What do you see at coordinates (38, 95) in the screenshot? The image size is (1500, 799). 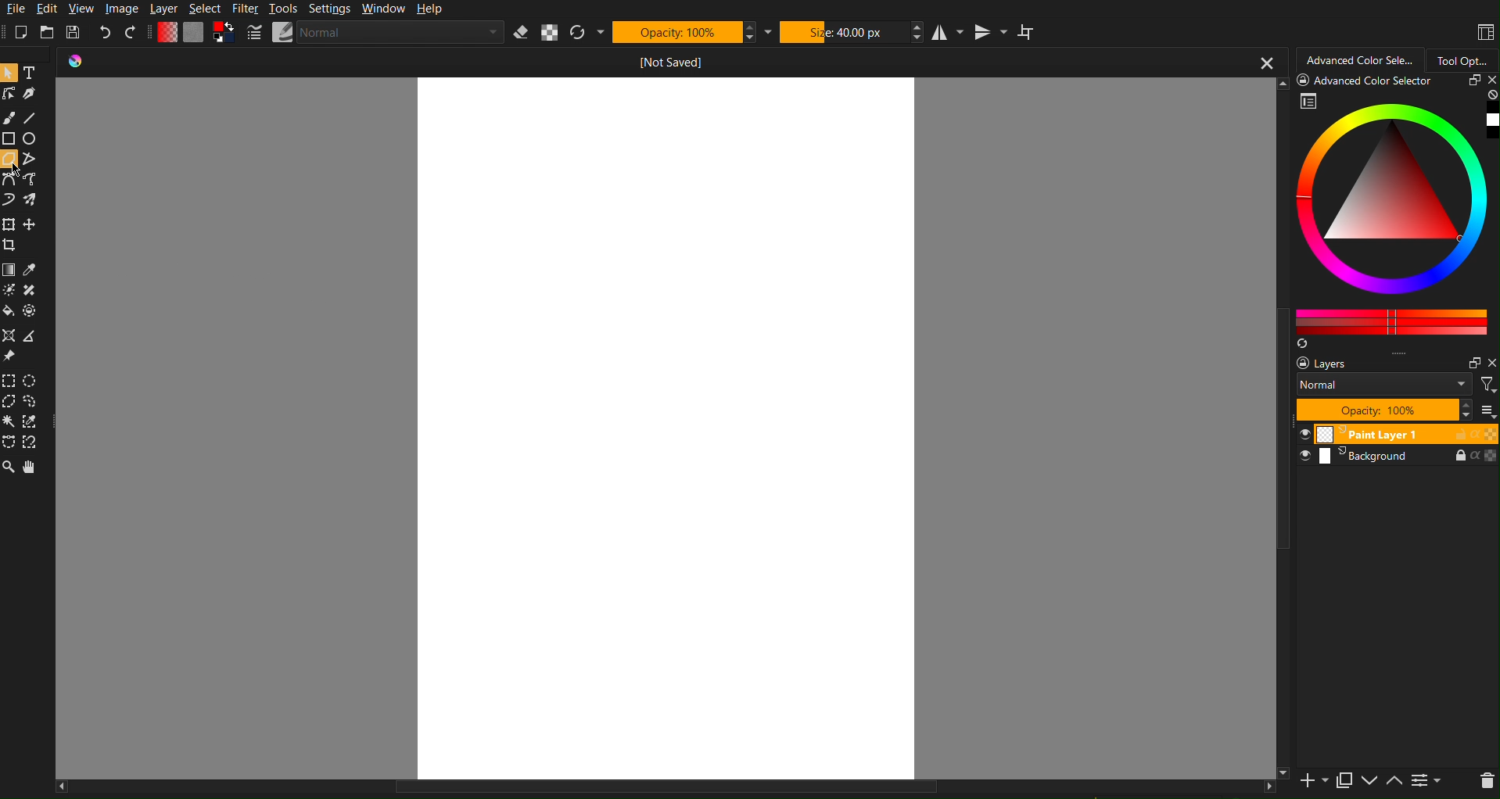 I see `calligraphy` at bounding box center [38, 95].